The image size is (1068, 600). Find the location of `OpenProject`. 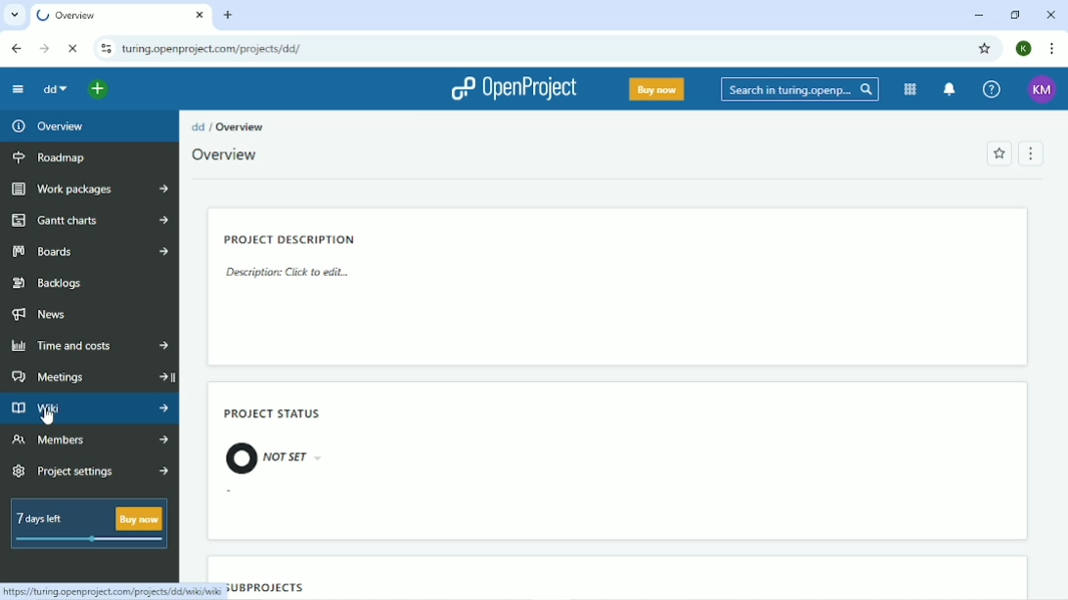

OpenProject is located at coordinates (513, 91).